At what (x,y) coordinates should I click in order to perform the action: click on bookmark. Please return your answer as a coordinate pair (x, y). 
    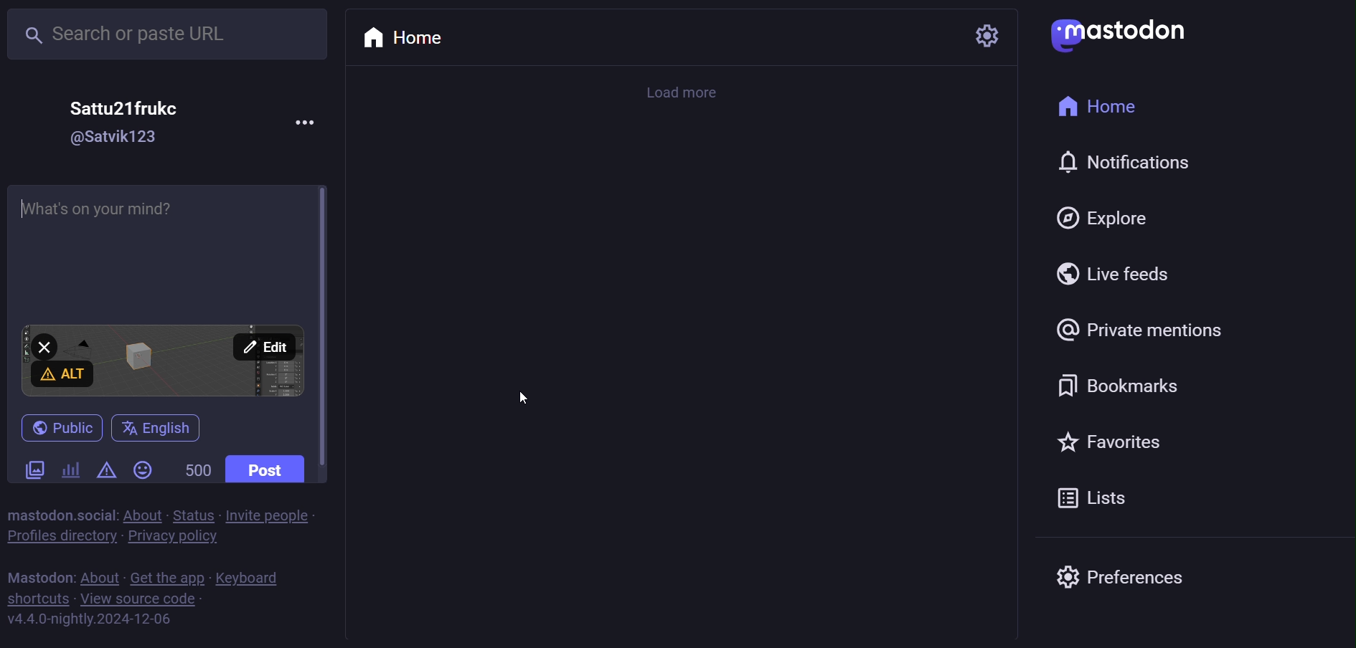
    Looking at the image, I should click on (1113, 383).